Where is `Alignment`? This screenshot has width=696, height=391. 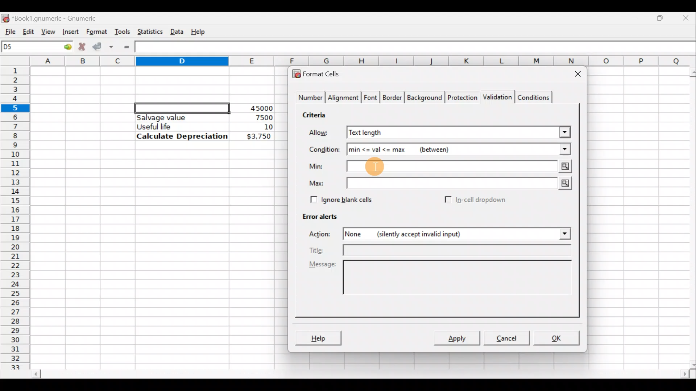 Alignment is located at coordinates (344, 98).